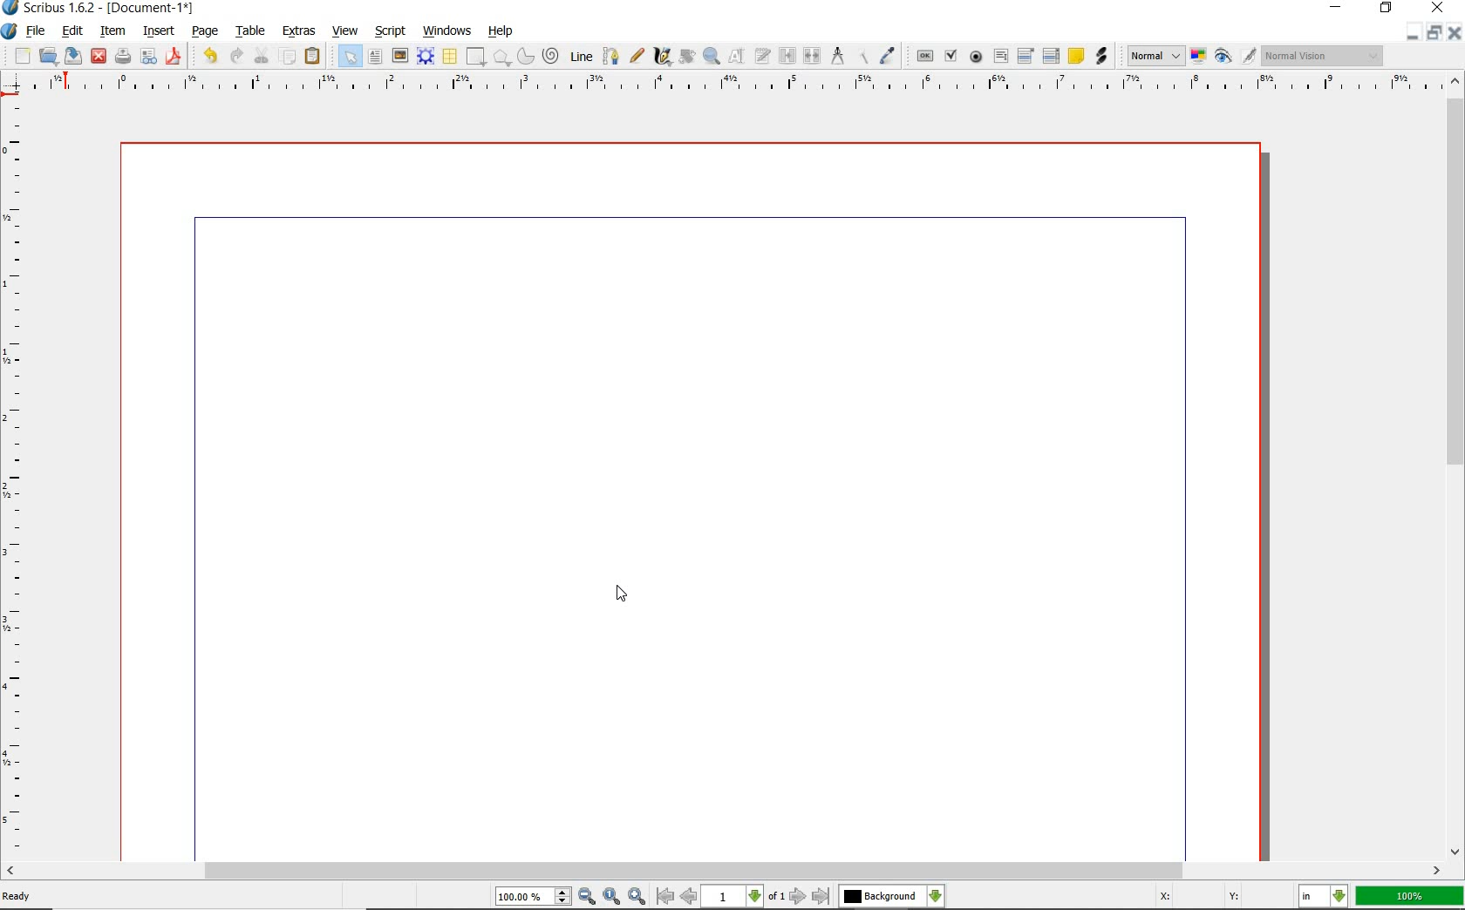 This screenshot has width=1465, height=910. What do you see at coordinates (742, 896) in the screenshot?
I see `move to next or previous page` at bounding box center [742, 896].